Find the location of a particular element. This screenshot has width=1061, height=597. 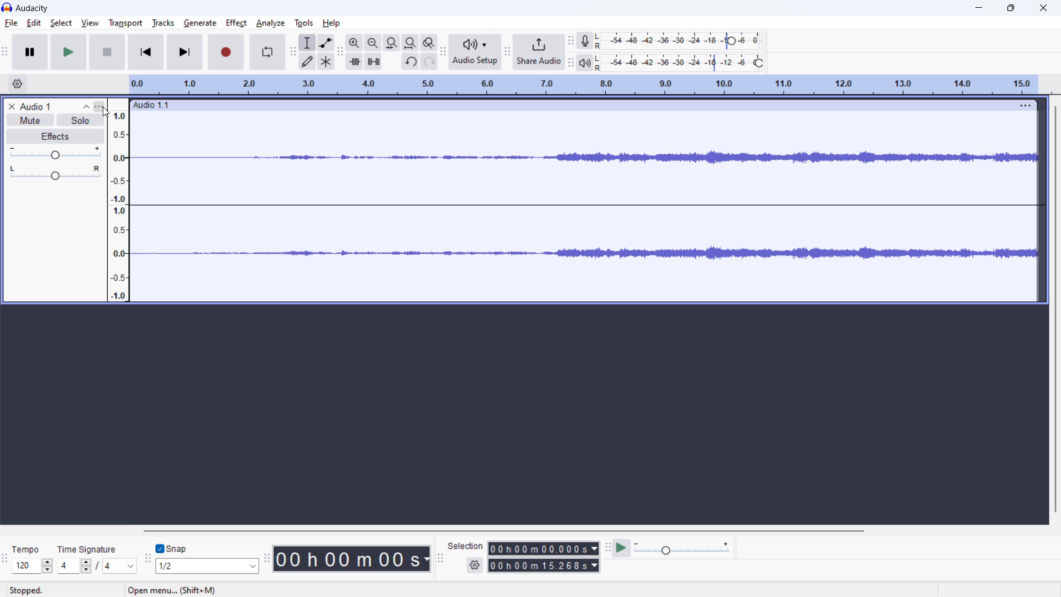

redo is located at coordinates (429, 61).